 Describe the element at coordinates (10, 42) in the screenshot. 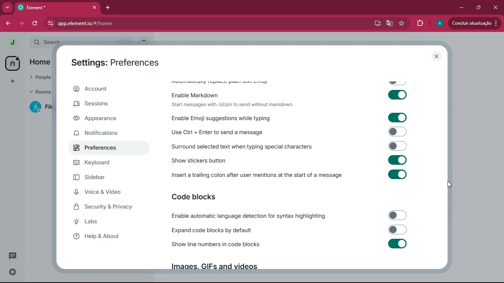

I see `profile picture` at that location.